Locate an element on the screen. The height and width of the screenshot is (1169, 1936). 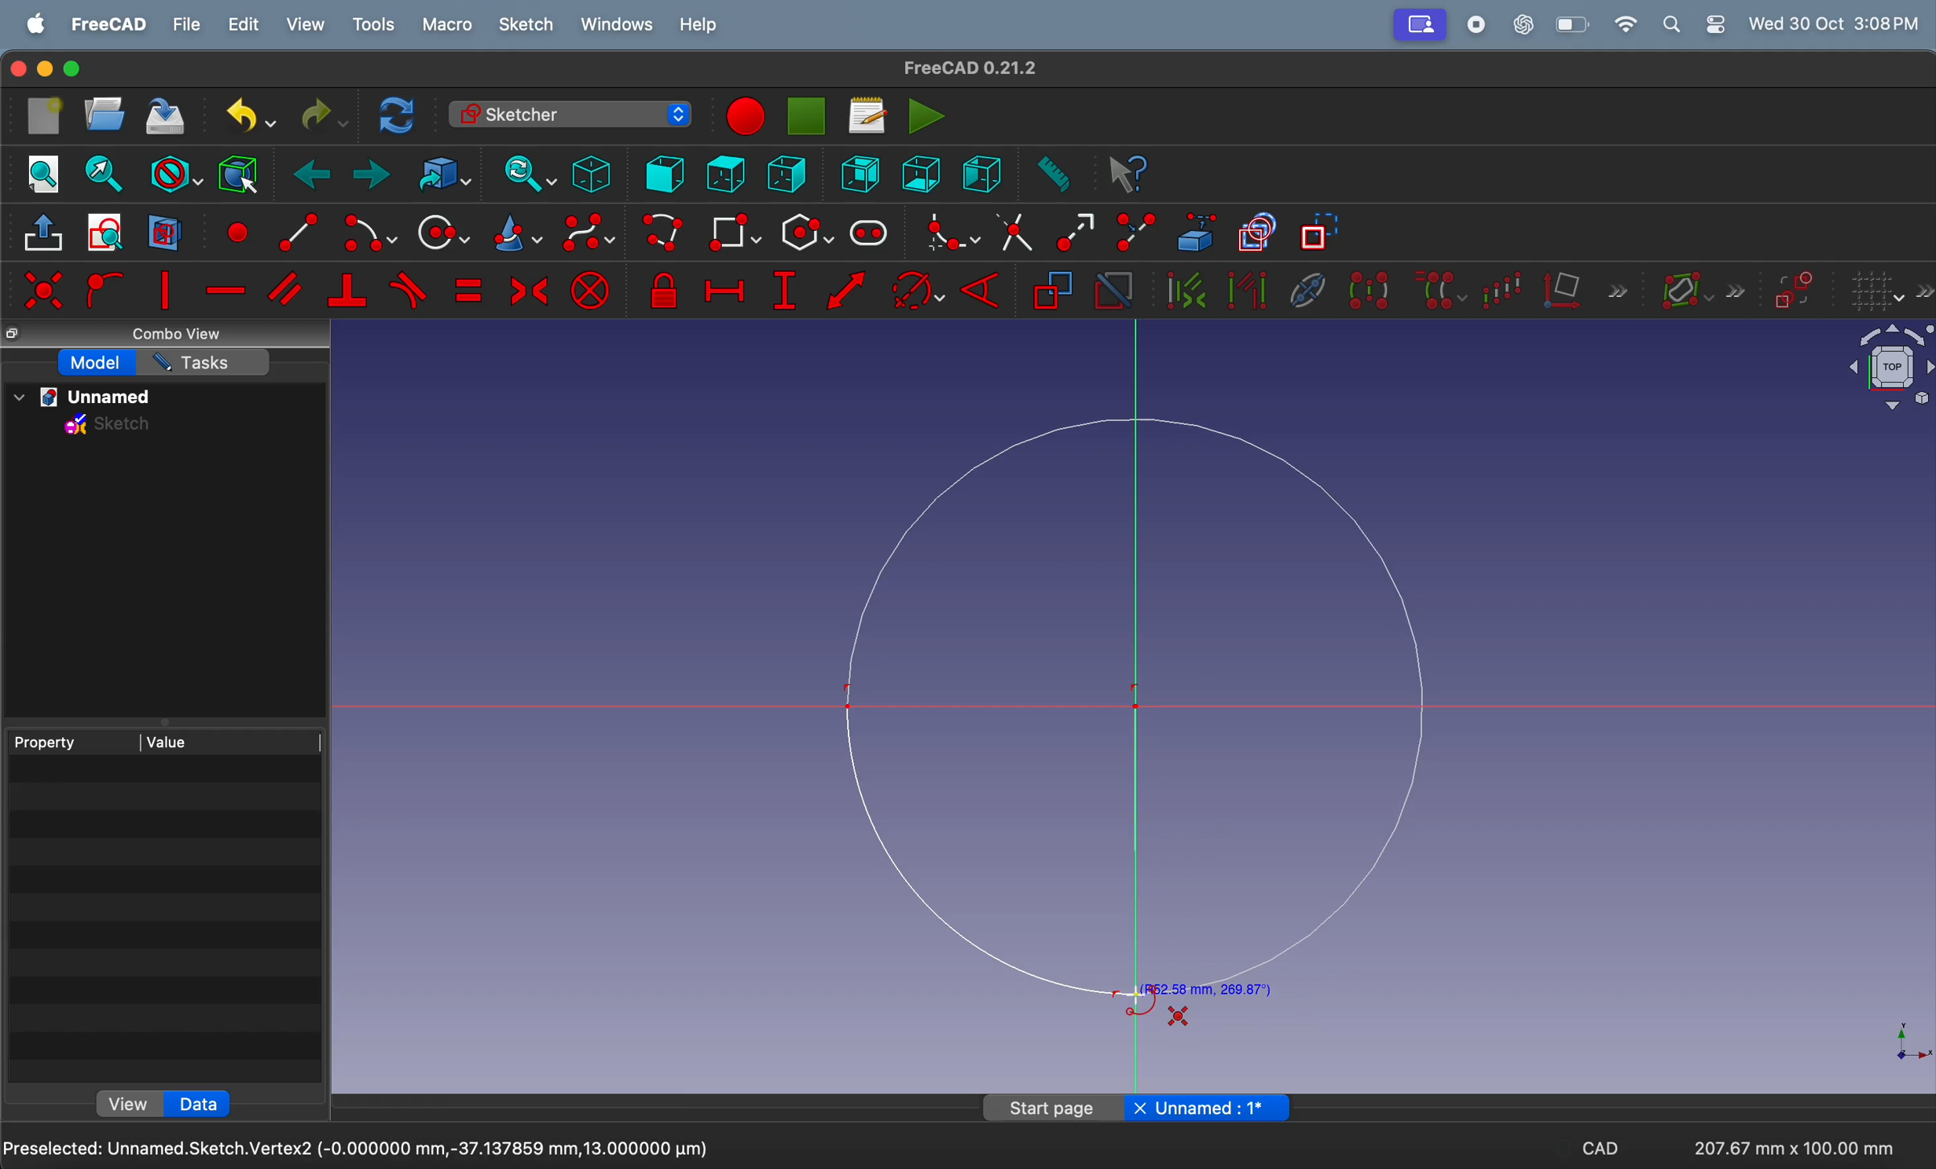
create circle is located at coordinates (442, 232).